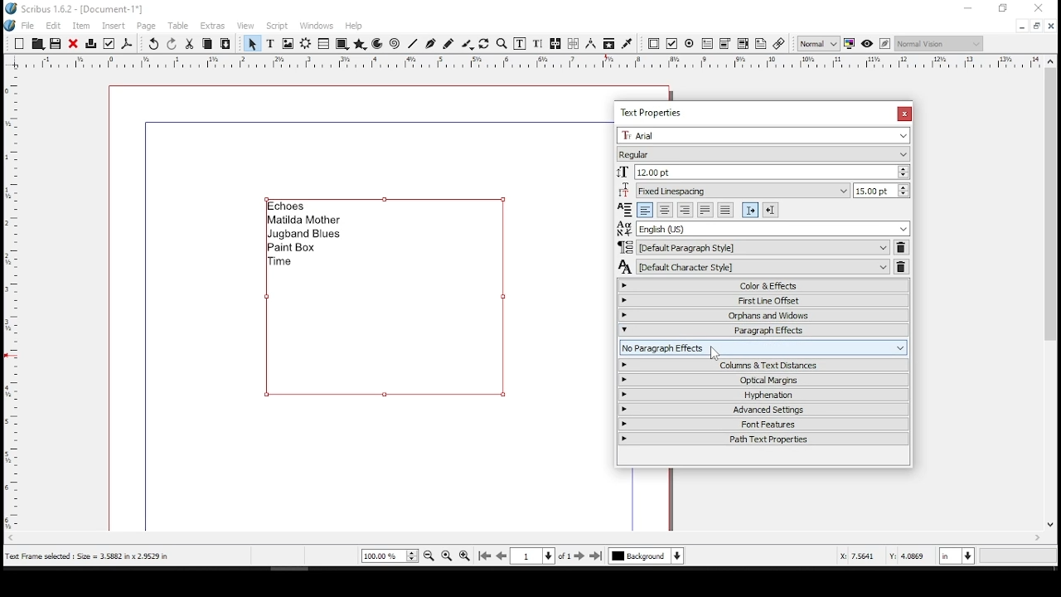 The image size is (1061, 597). What do you see at coordinates (763, 378) in the screenshot?
I see `optical margins` at bounding box center [763, 378].